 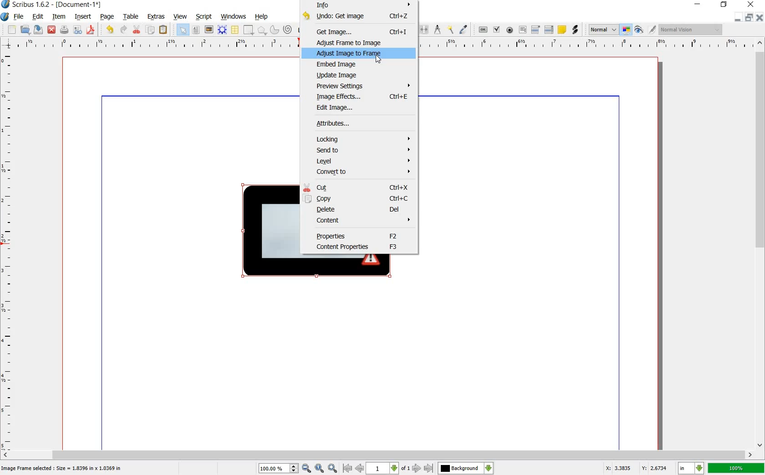 I want to click on -[Document-1*], so click(x=78, y=5).